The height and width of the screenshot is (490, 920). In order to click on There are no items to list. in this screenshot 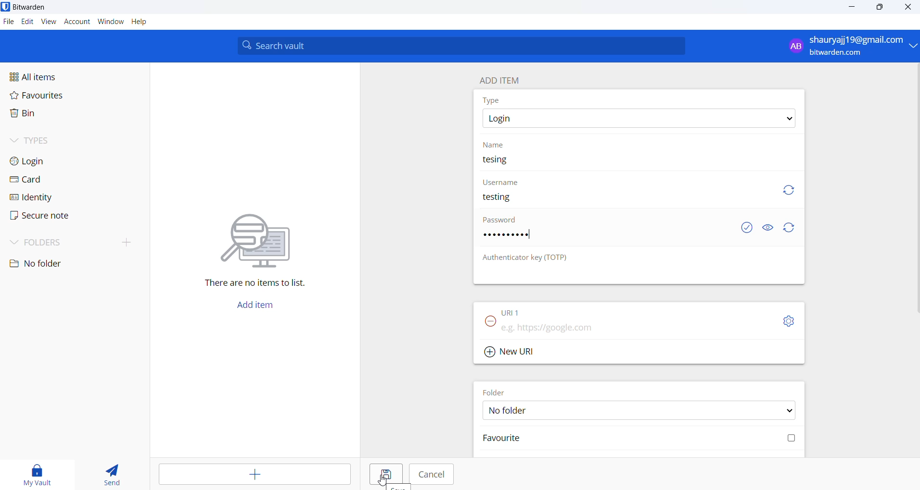, I will do `click(260, 284)`.